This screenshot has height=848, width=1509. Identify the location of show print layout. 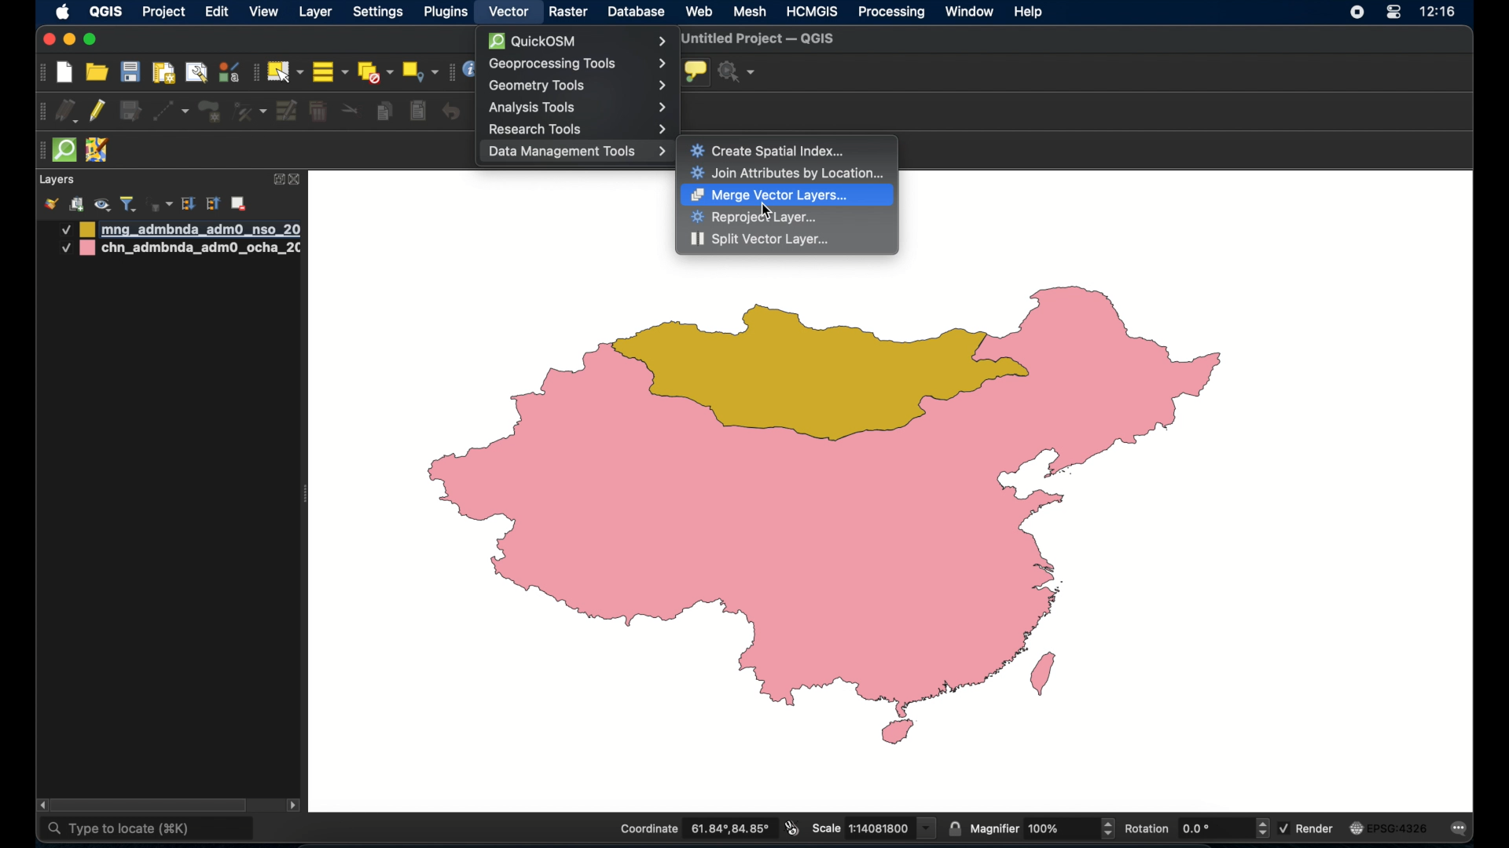
(162, 72).